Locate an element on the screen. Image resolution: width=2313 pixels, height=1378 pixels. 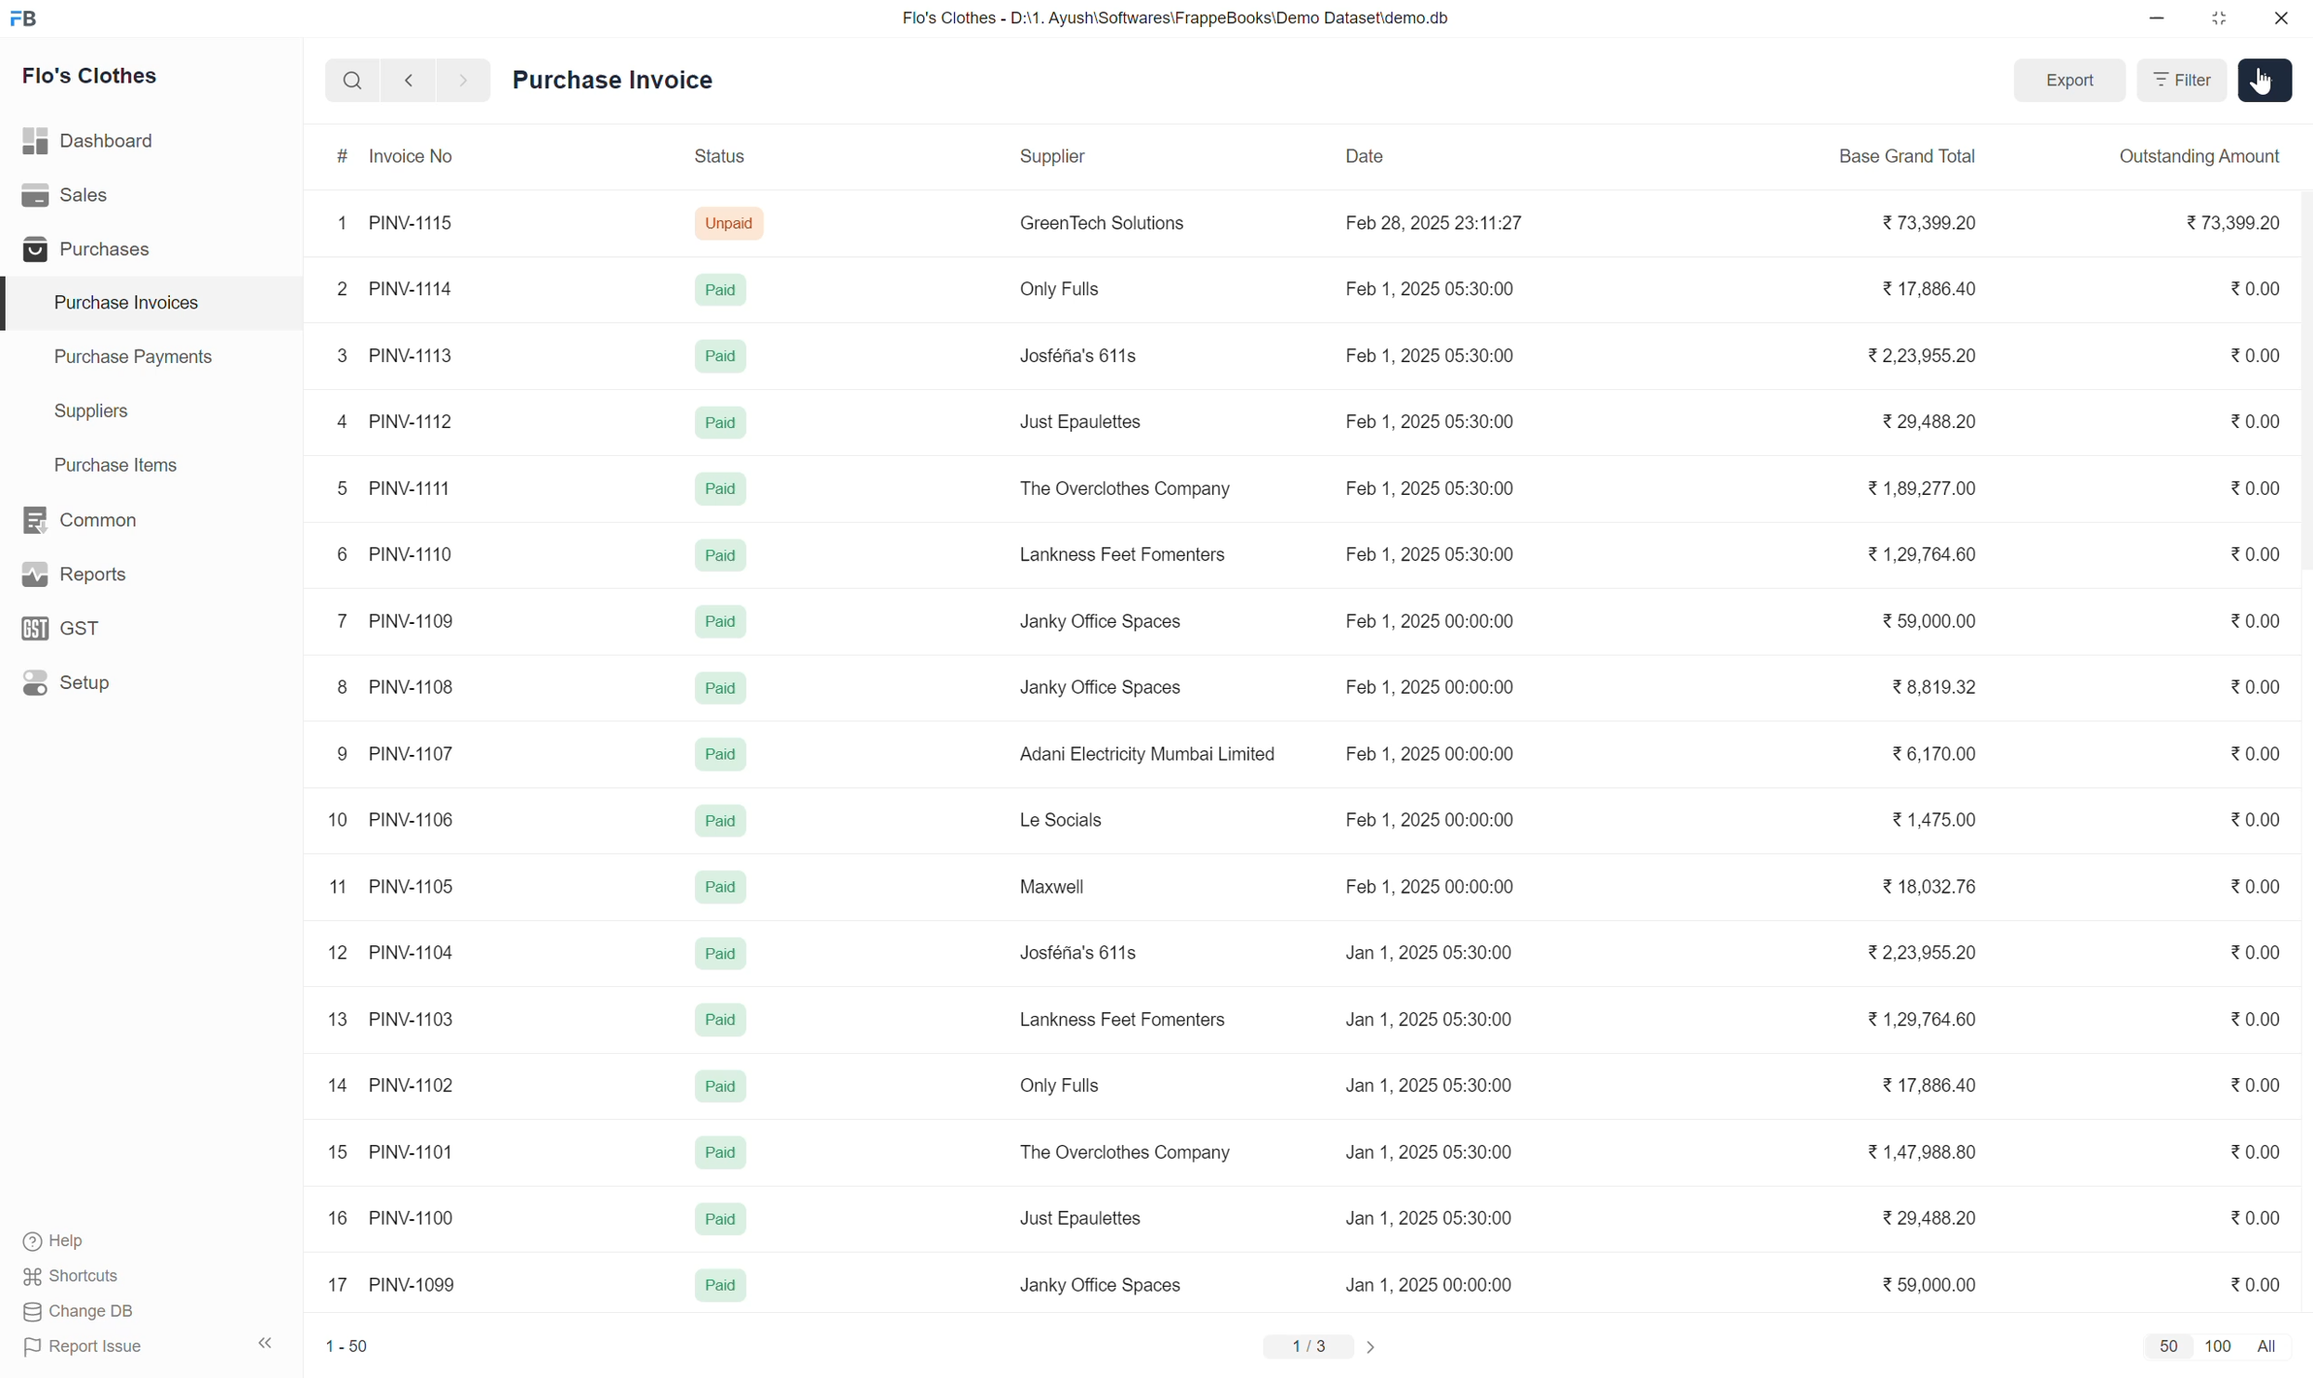
1-50 is located at coordinates (350, 1344).